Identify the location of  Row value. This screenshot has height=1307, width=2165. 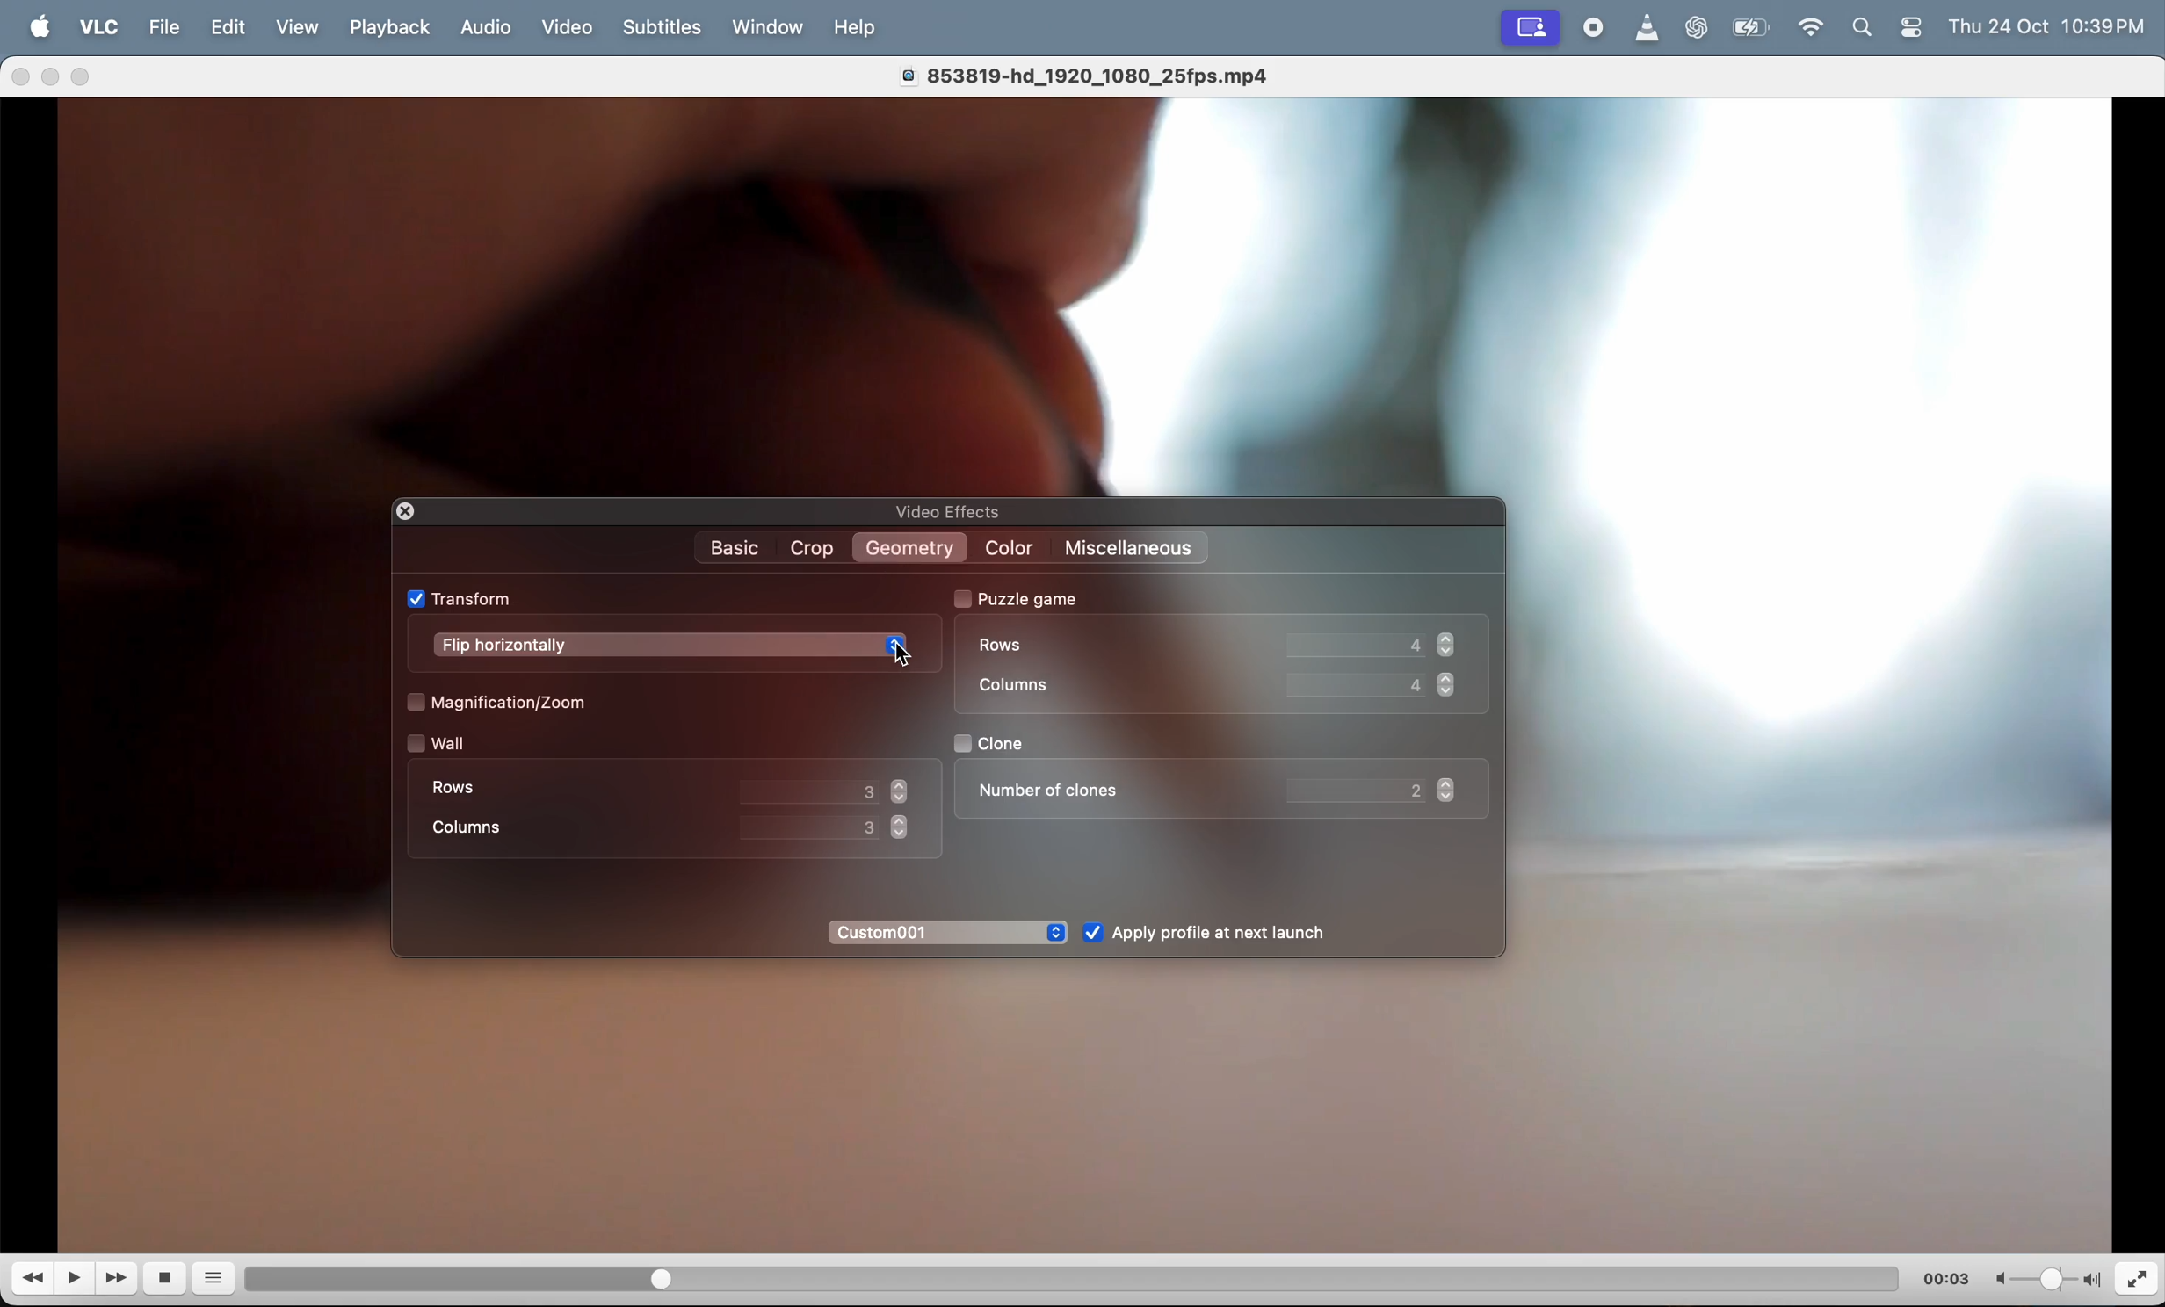
(1368, 646).